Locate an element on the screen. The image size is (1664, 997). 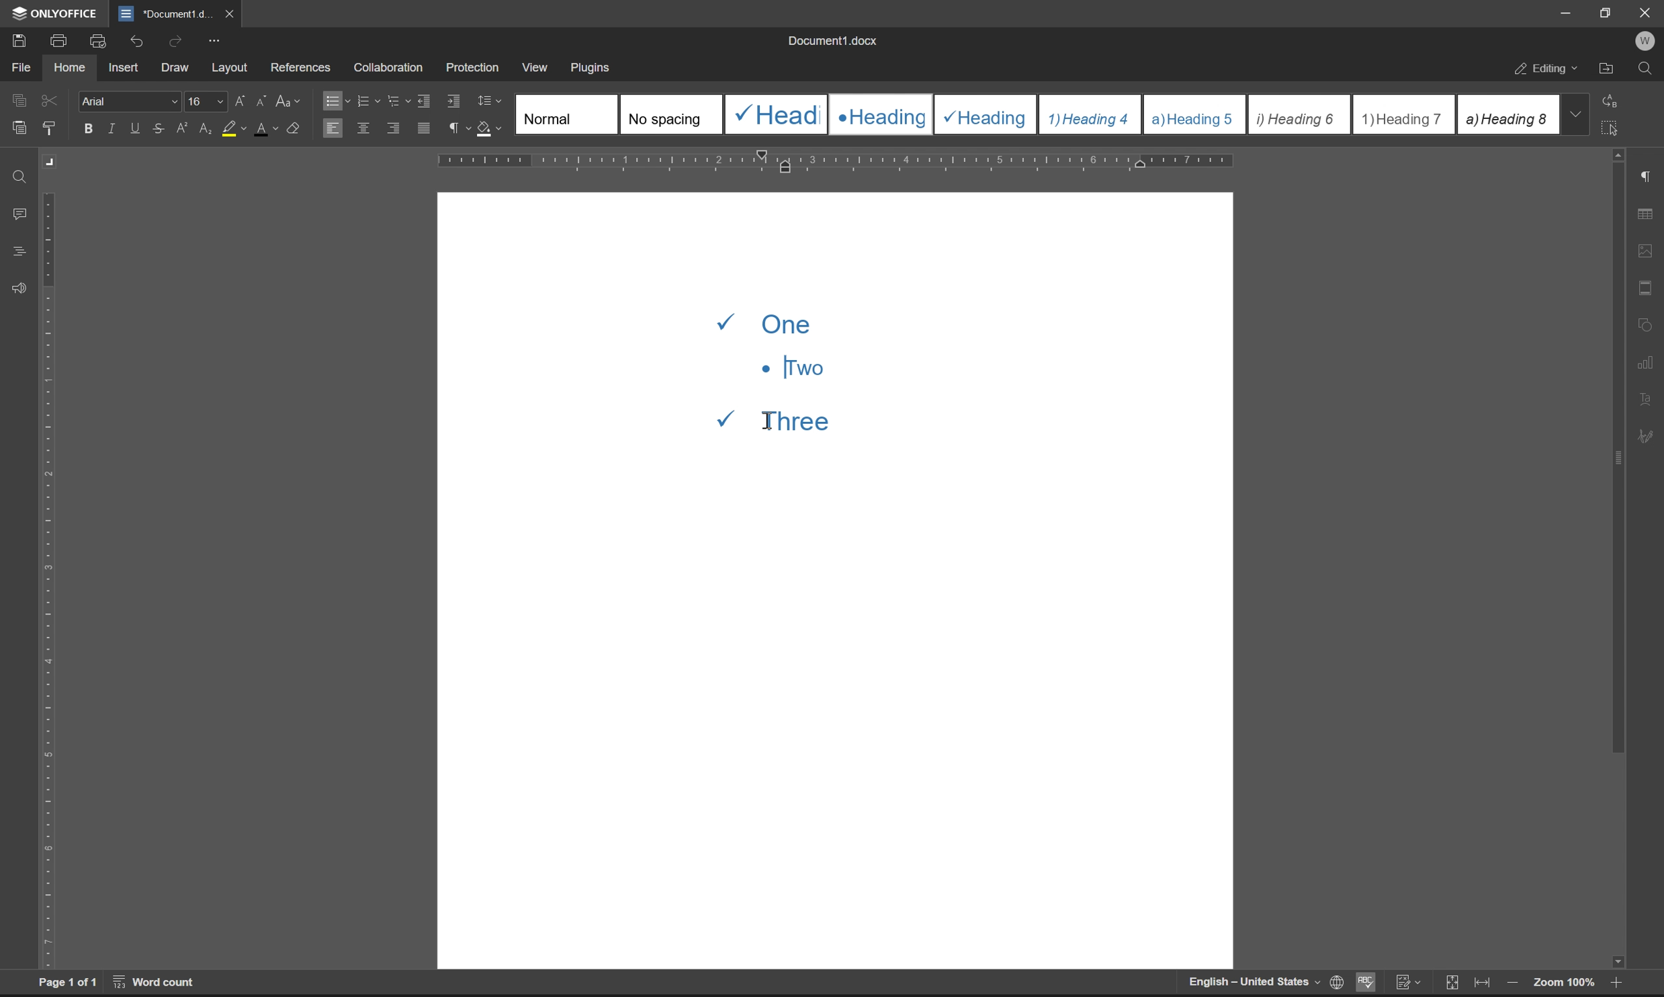
Normal is located at coordinates (567, 114).